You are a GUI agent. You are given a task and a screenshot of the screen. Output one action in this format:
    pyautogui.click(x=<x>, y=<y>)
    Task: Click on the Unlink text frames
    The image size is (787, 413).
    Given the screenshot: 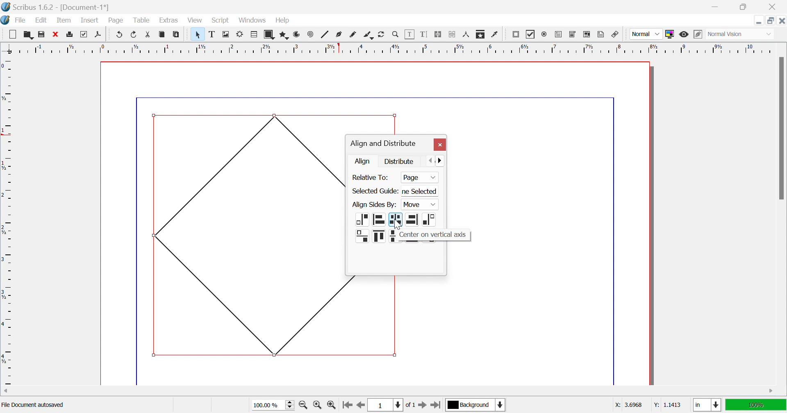 What is the action you would take?
    pyautogui.click(x=452, y=34)
    